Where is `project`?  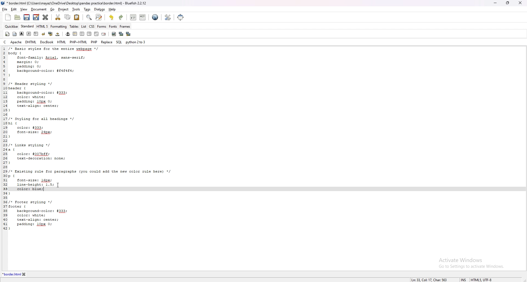 project is located at coordinates (63, 10).